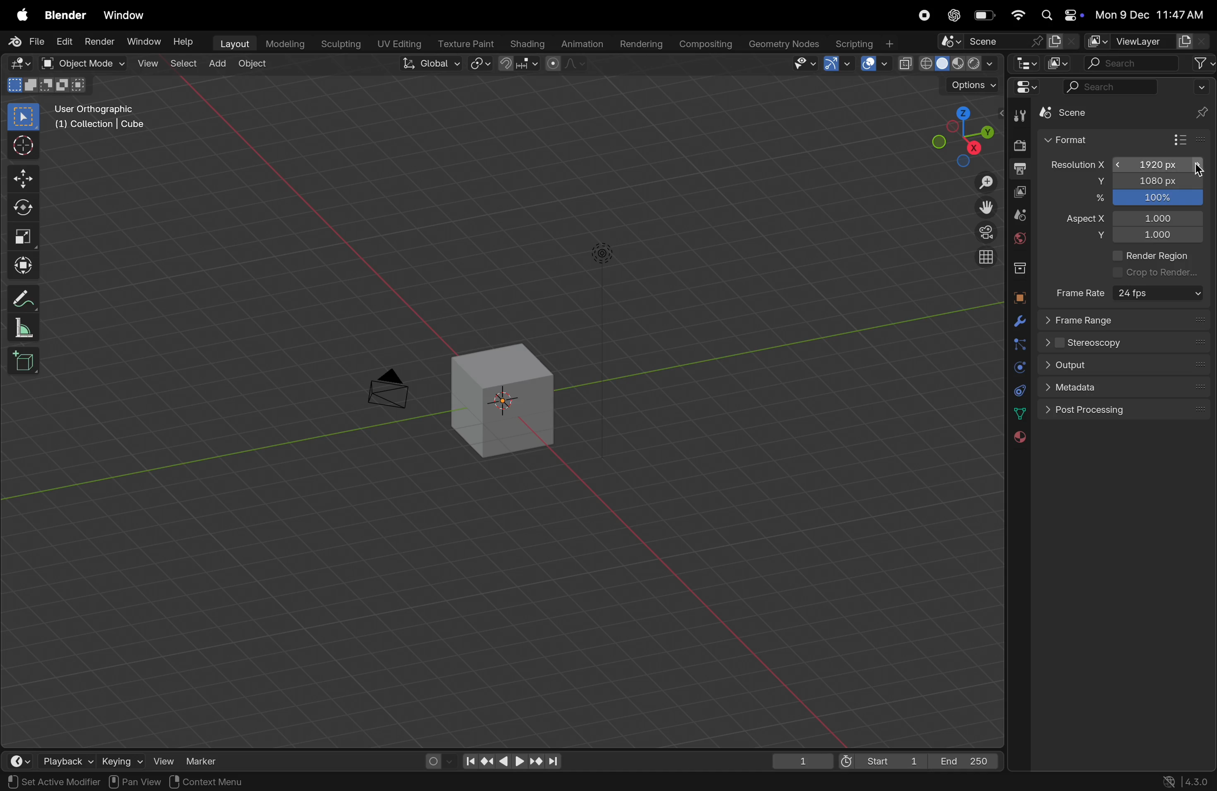  I want to click on playback controls, so click(512, 761).